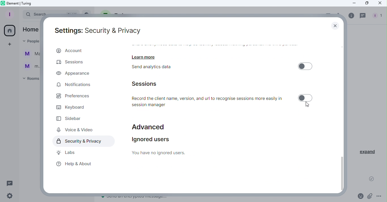 The width and height of the screenshot is (387, 202). Describe the element at coordinates (209, 101) in the screenshot. I see `Record the client name, version, and url to recognise sessions more easily in session manager` at that location.